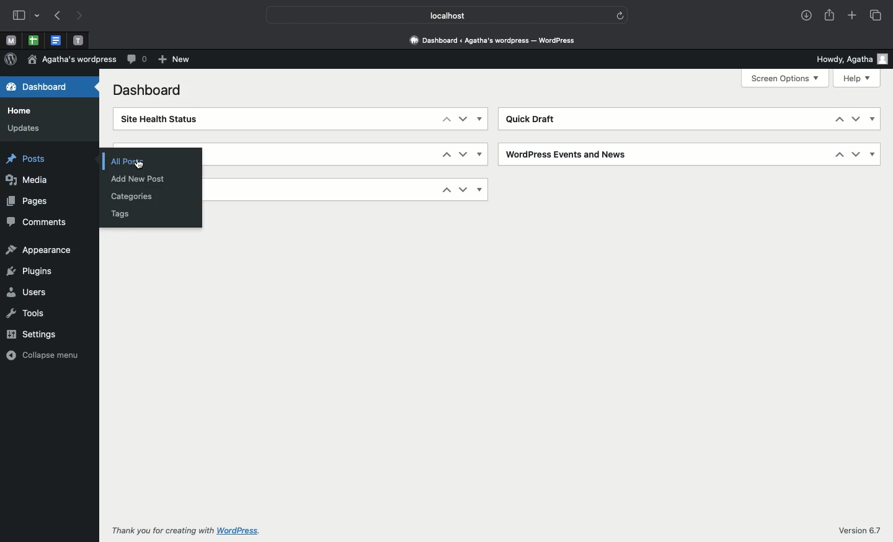 The height and width of the screenshot is (542, 893). What do you see at coordinates (140, 164) in the screenshot?
I see `cursor` at bounding box center [140, 164].